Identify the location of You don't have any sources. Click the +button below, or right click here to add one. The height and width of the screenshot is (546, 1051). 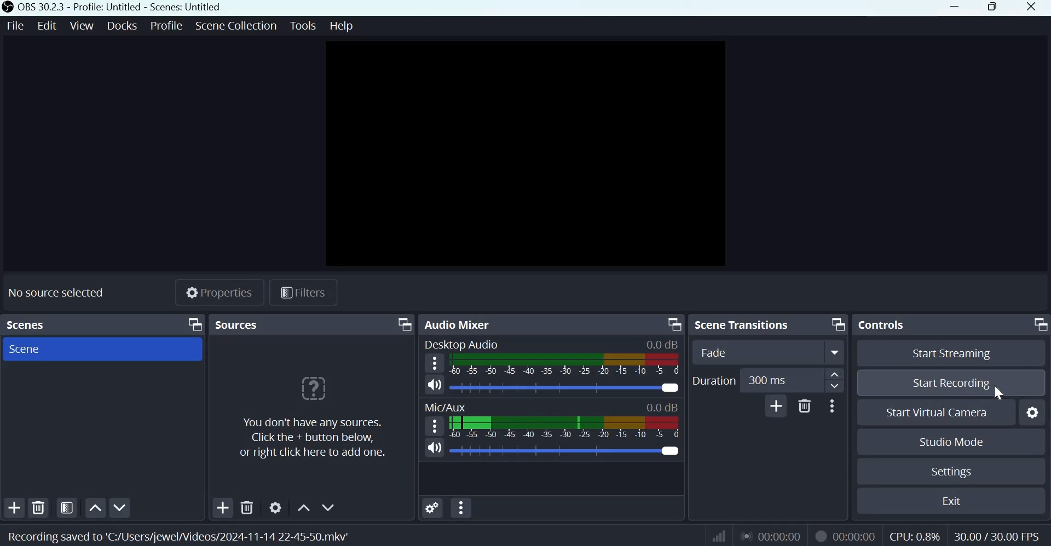
(310, 420).